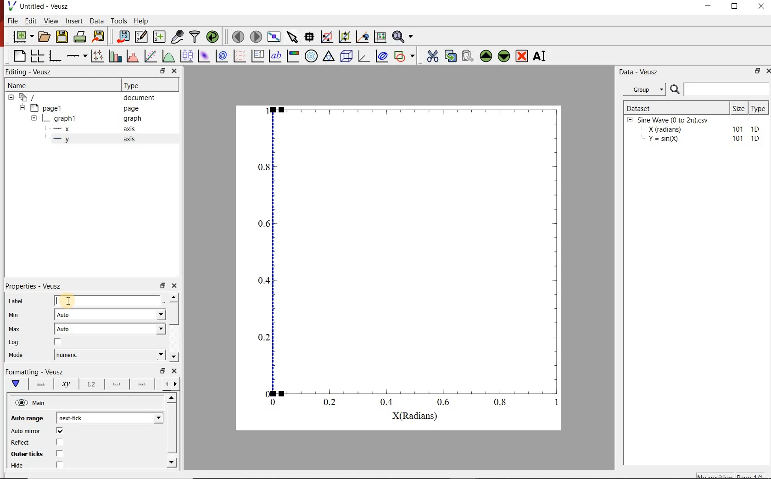 Image resolution: width=771 pixels, height=479 pixels. What do you see at coordinates (275, 56) in the screenshot?
I see `text label` at bounding box center [275, 56].